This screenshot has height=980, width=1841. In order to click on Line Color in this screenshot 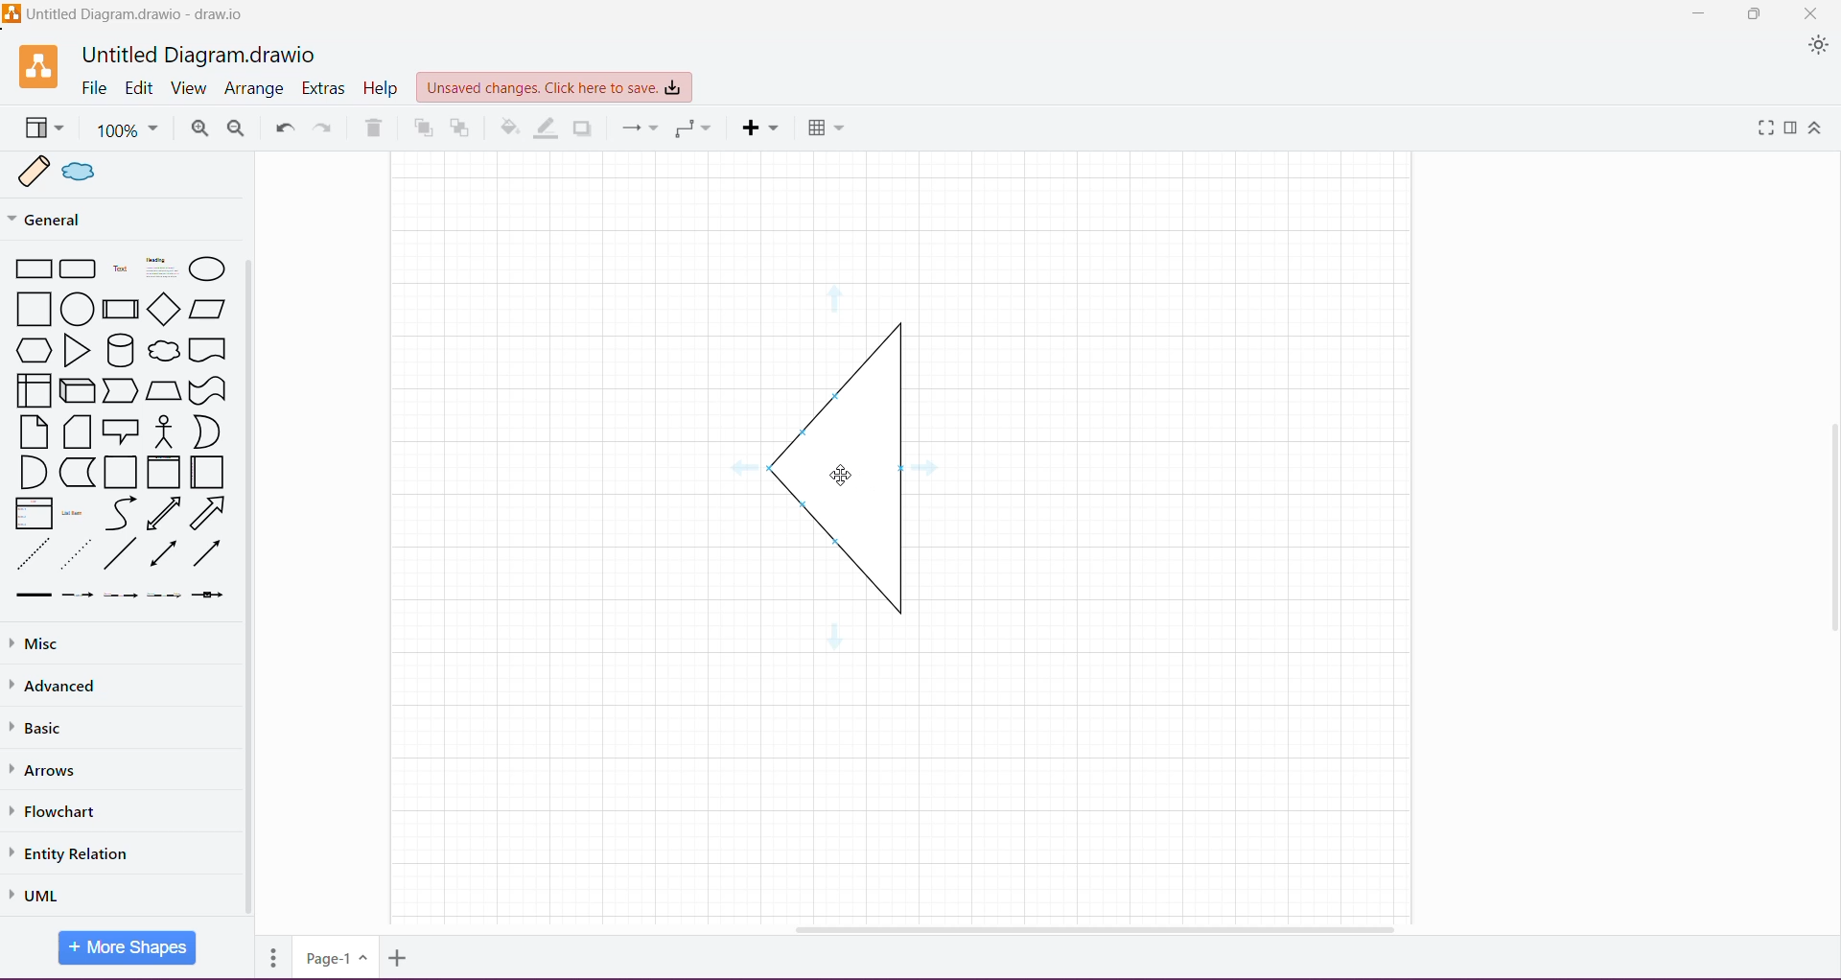, I will do `click(544, 128)`.